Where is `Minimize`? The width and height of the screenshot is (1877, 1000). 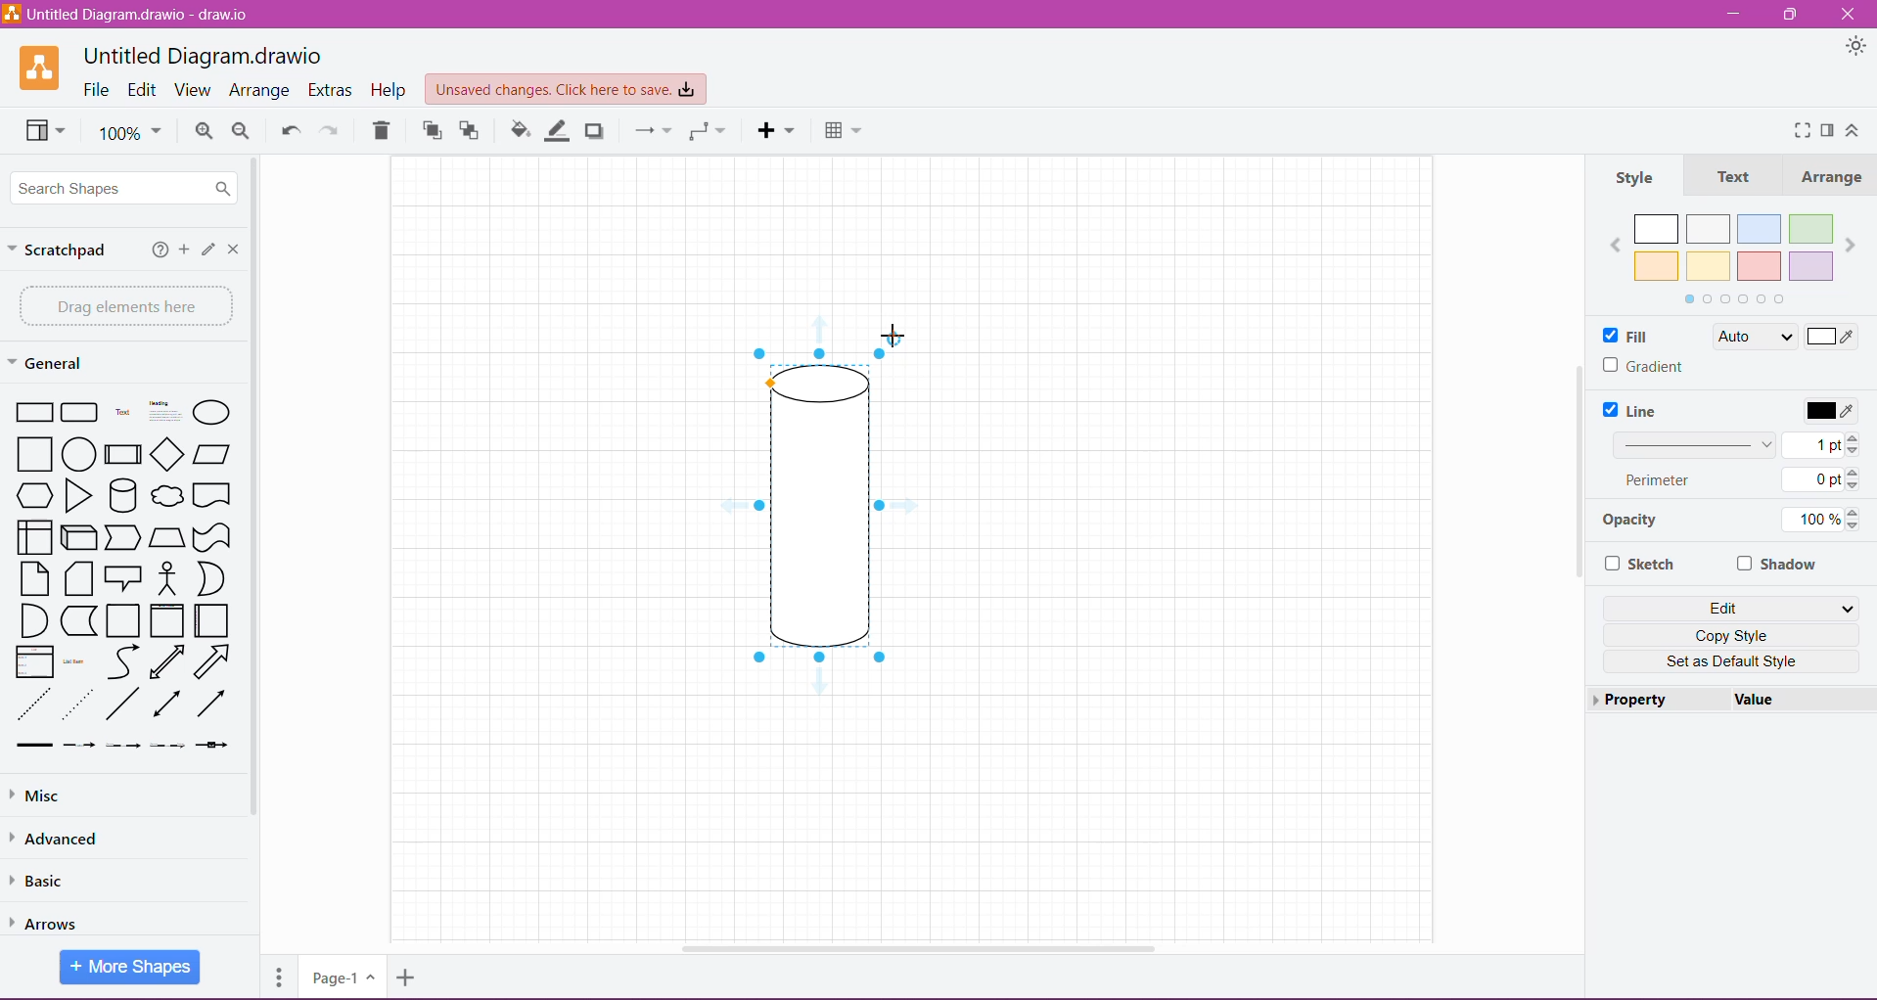 Minimize is located at coordinates (1735, 14).